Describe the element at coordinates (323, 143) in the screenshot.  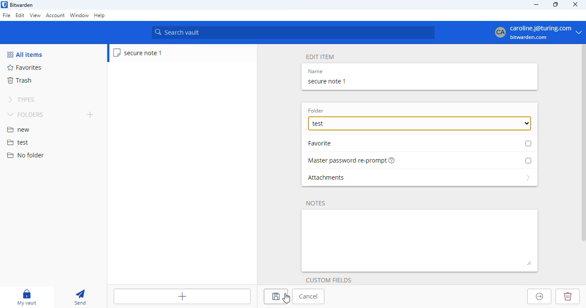
I see `favorite` at that location.